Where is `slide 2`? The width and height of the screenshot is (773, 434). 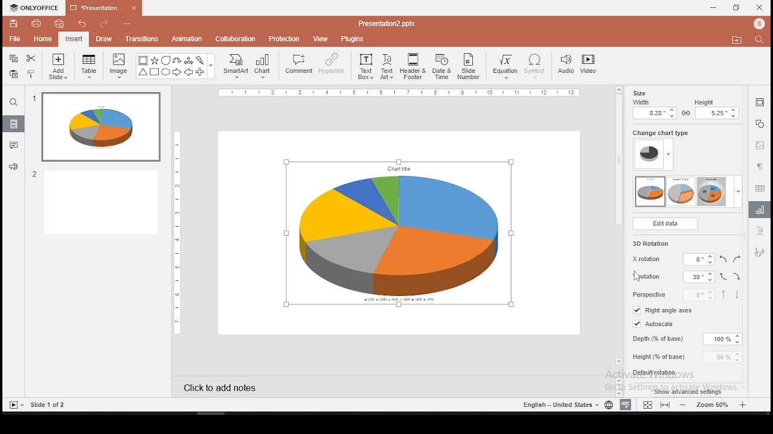 slide 2 is located at coordinates (98, 203).